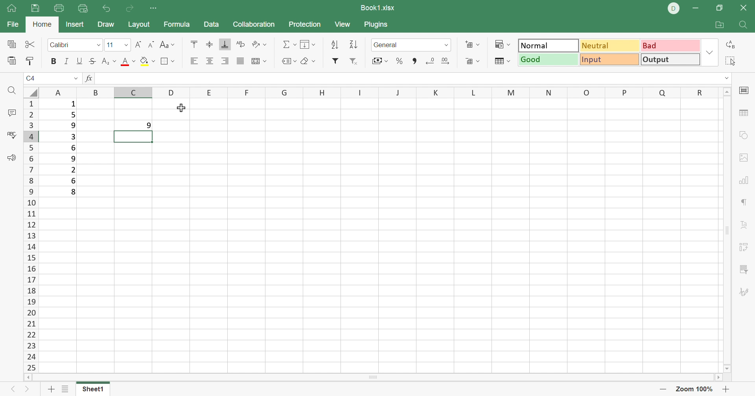 The height and width of the screenshot is (396, 755). What do you see at coordinates (746, 248) in the screenshot?
I see `Pivot Table settings` at bounding box center [746, 248].